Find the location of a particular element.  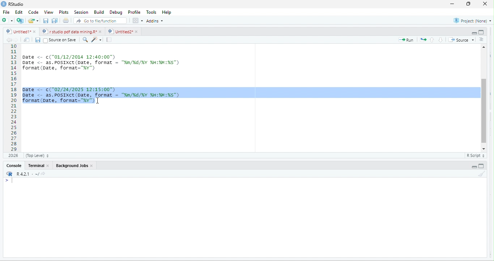

vertical scroll bar is located at coordinates (484, 97).